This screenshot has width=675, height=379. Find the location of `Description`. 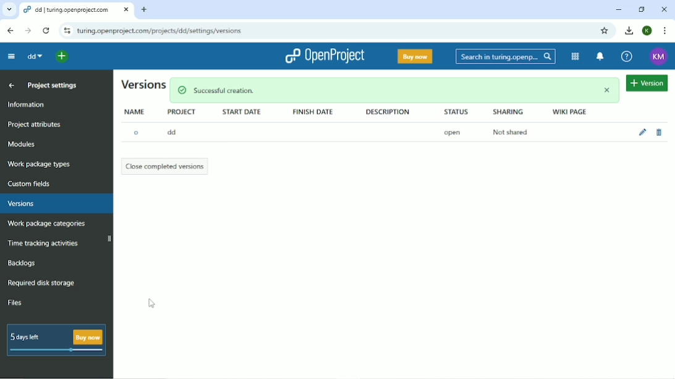

Description is located at coordinates (389, 112).